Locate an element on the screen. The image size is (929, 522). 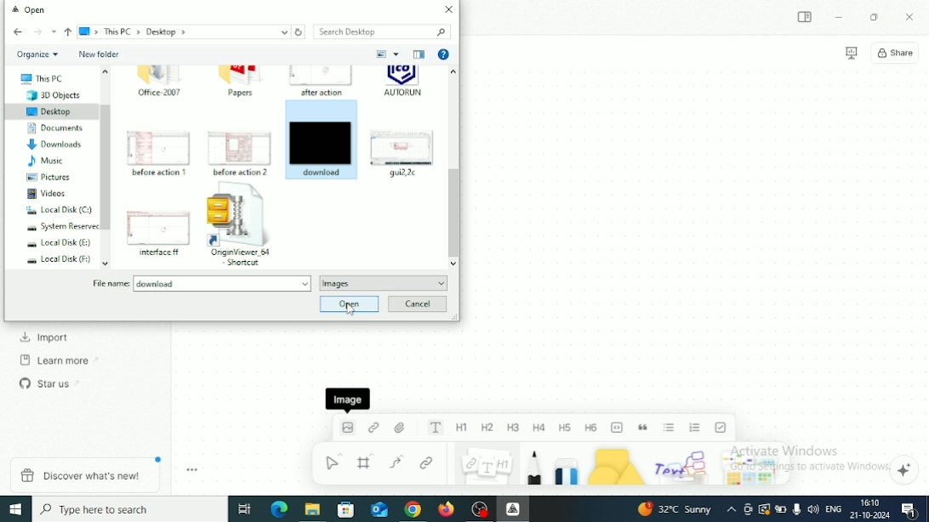
File Explorer is located at coordinates (311, 510).